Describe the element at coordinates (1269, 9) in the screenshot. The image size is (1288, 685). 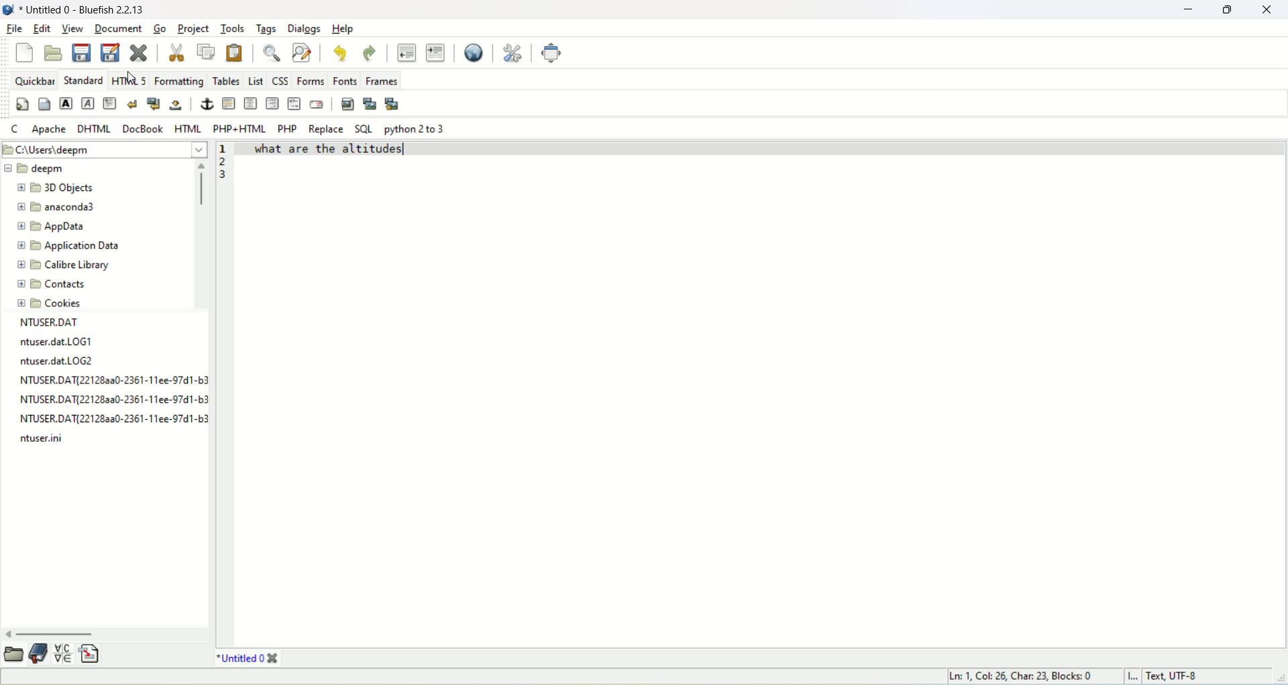
I see `close` at that location.